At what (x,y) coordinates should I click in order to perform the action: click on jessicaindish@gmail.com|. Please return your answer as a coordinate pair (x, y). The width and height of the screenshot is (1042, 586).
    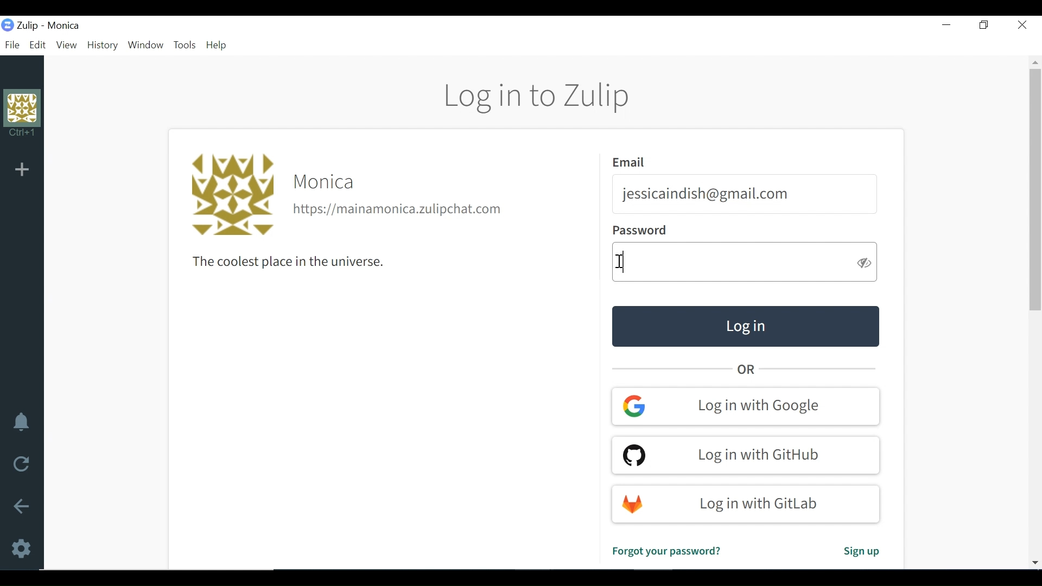
    Looking at the image, I should click on (706, 194).